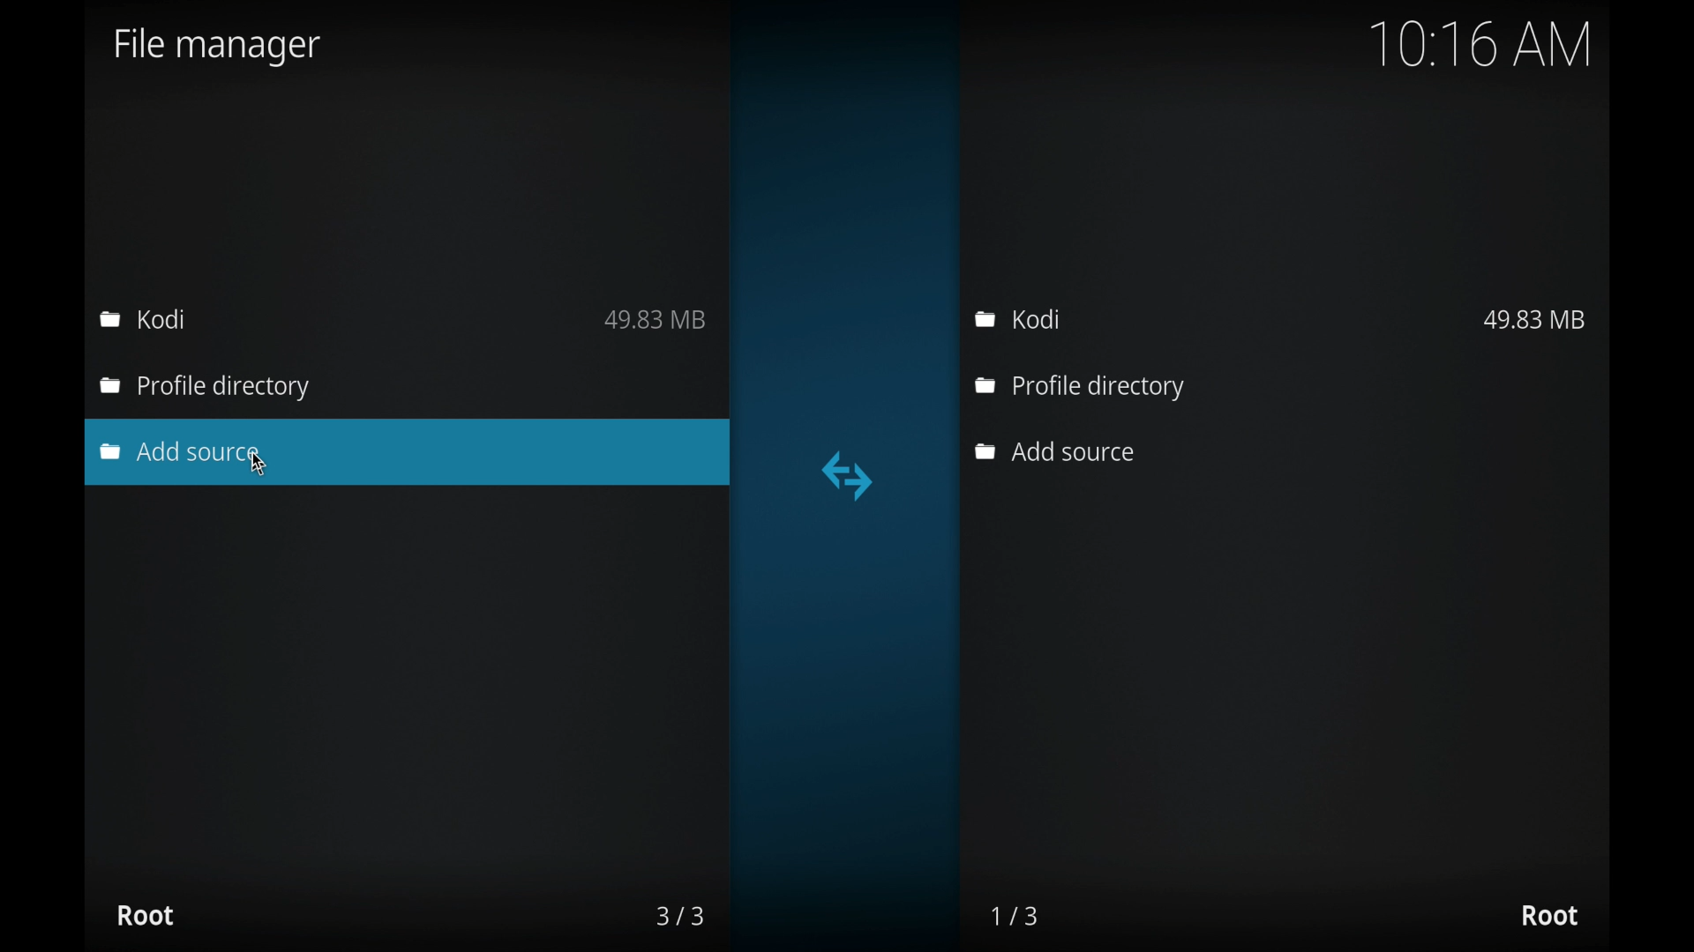 The image size is (1694, 952). What do you see at coordinates (184, 452) in the screenshot?
I see `add source` at bounding box center [184, 452].